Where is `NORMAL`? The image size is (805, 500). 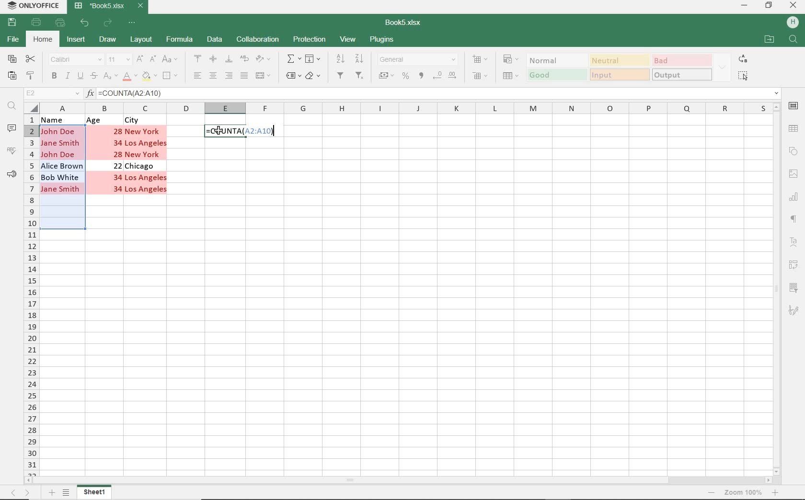 NORMAL is located at coordinates (554, 60).